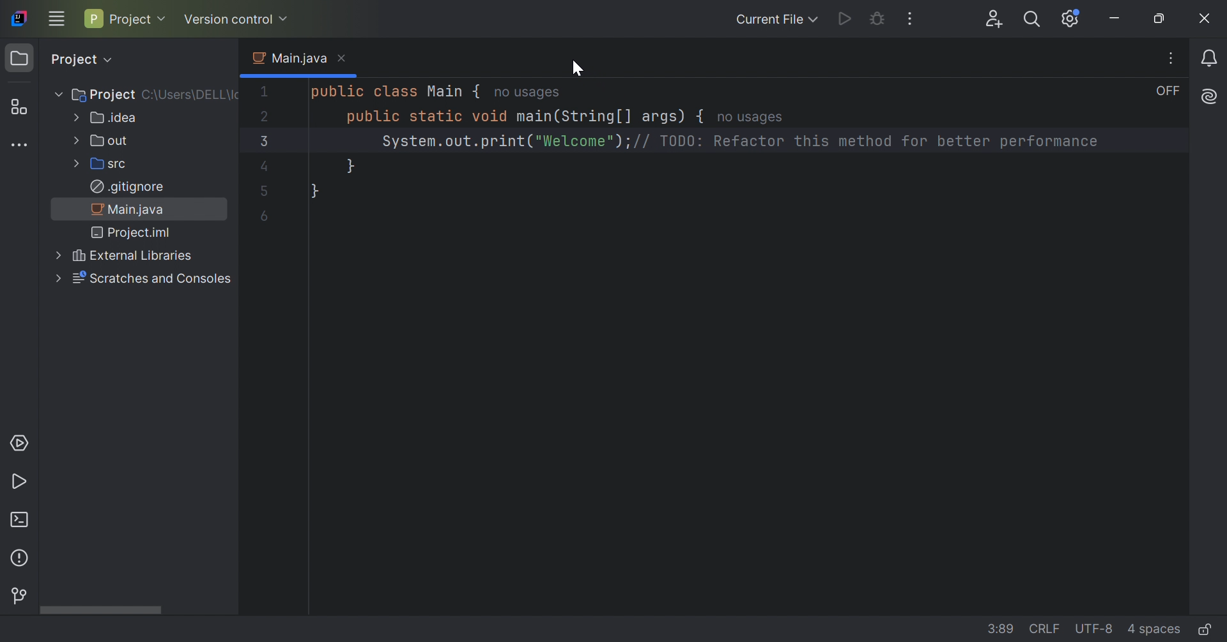  Describe the element at coordinates (349, 167) in the screenshot. I see `}` at that location.